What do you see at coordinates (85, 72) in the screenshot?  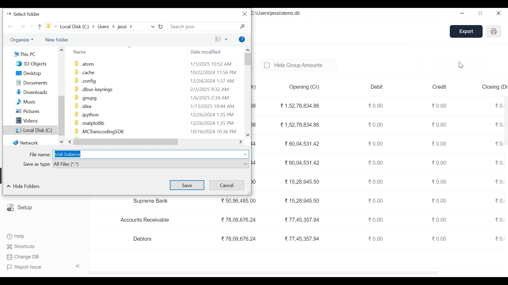 I see `.cache` at bounding box center [85, 72].